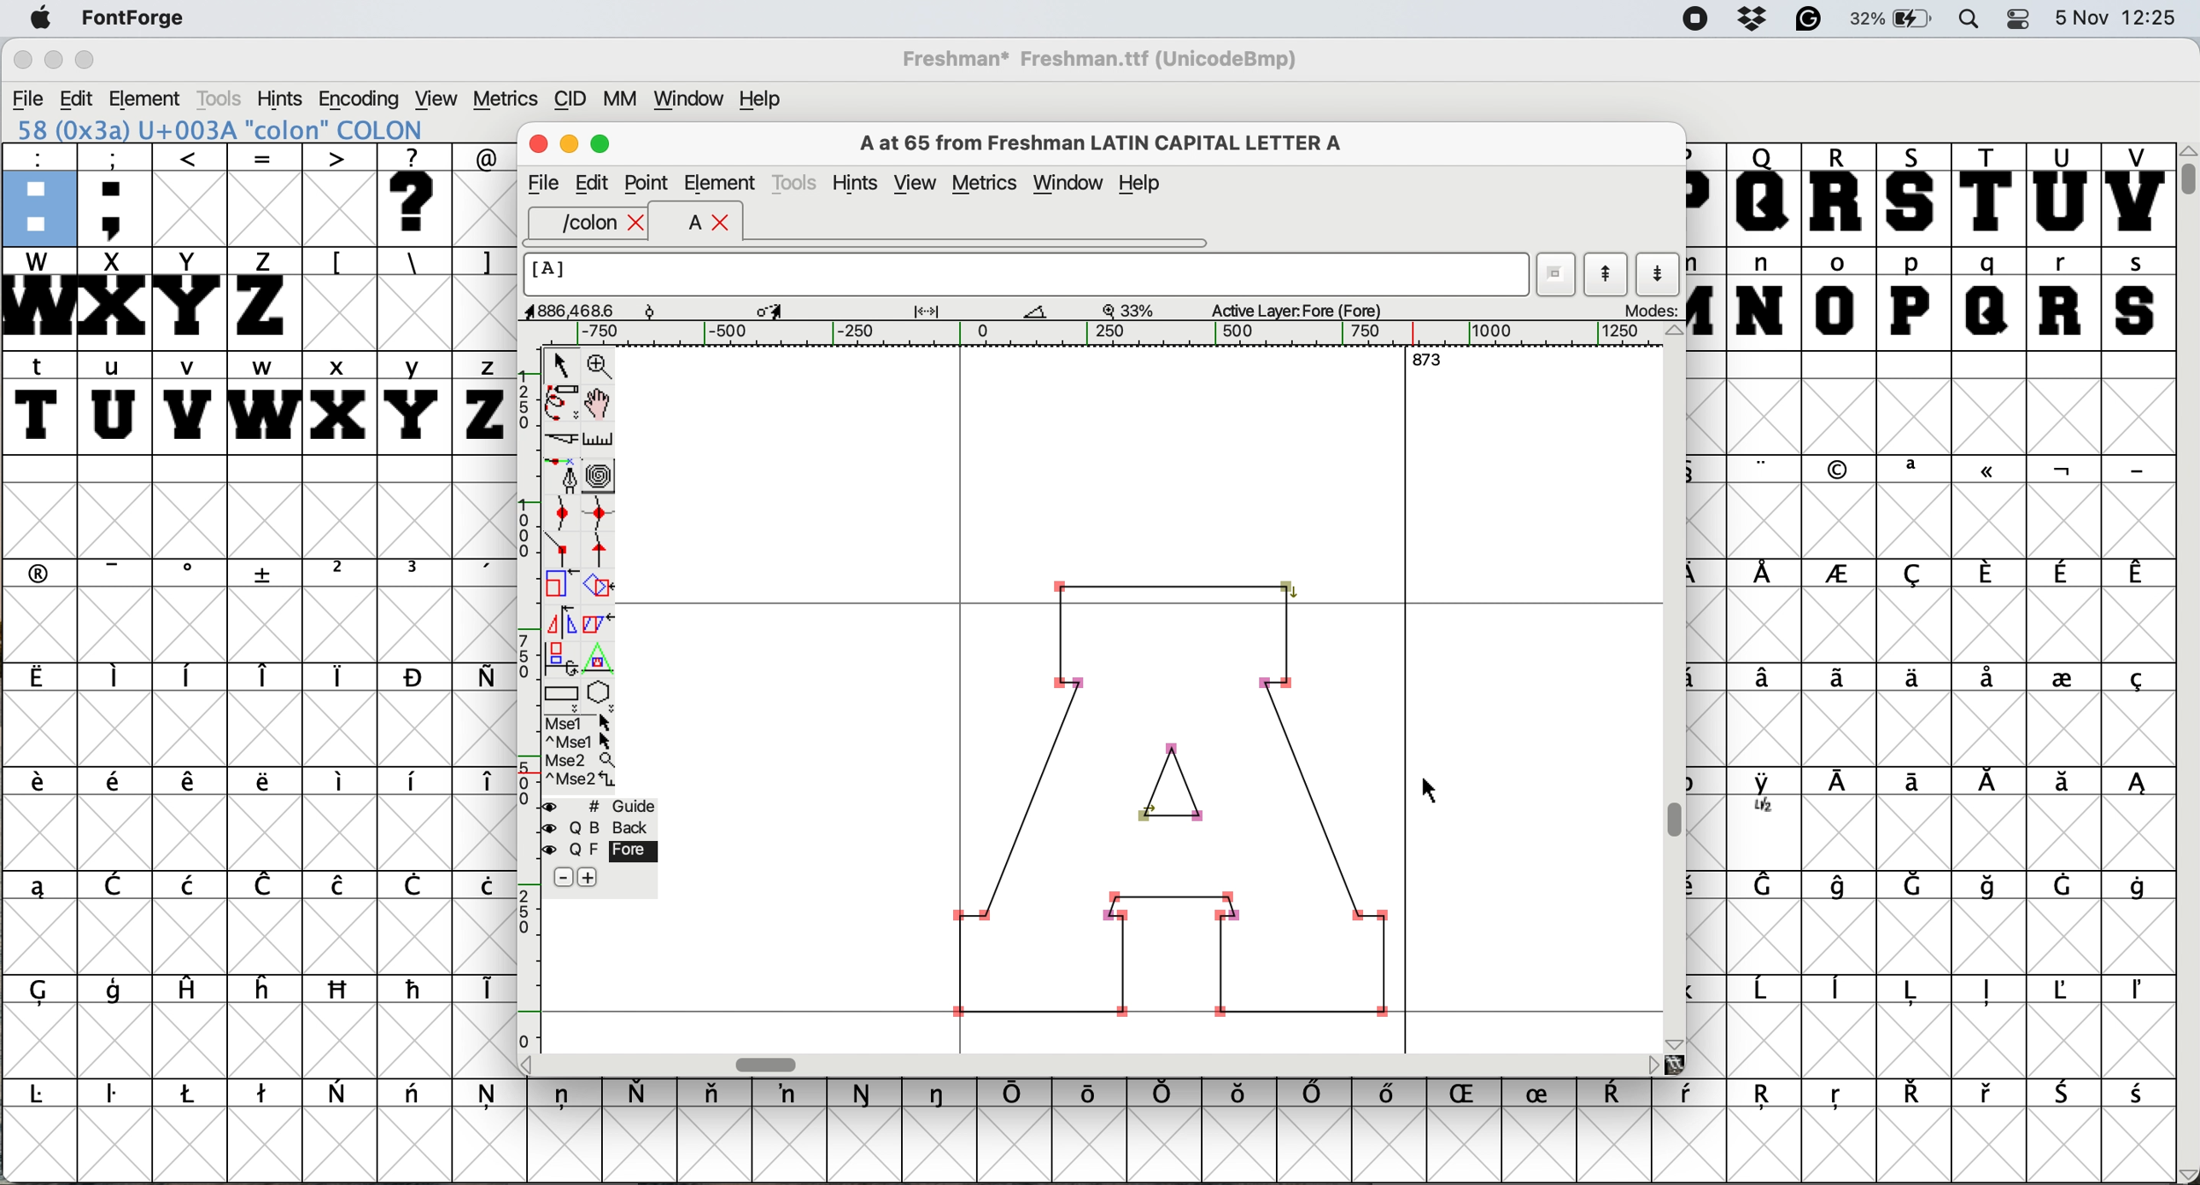  Describe the element at coordinates (1102, 141) in the screenshot. I see `A at 65 from Freshman LATIN CAPITAL LETTER A` at that location.